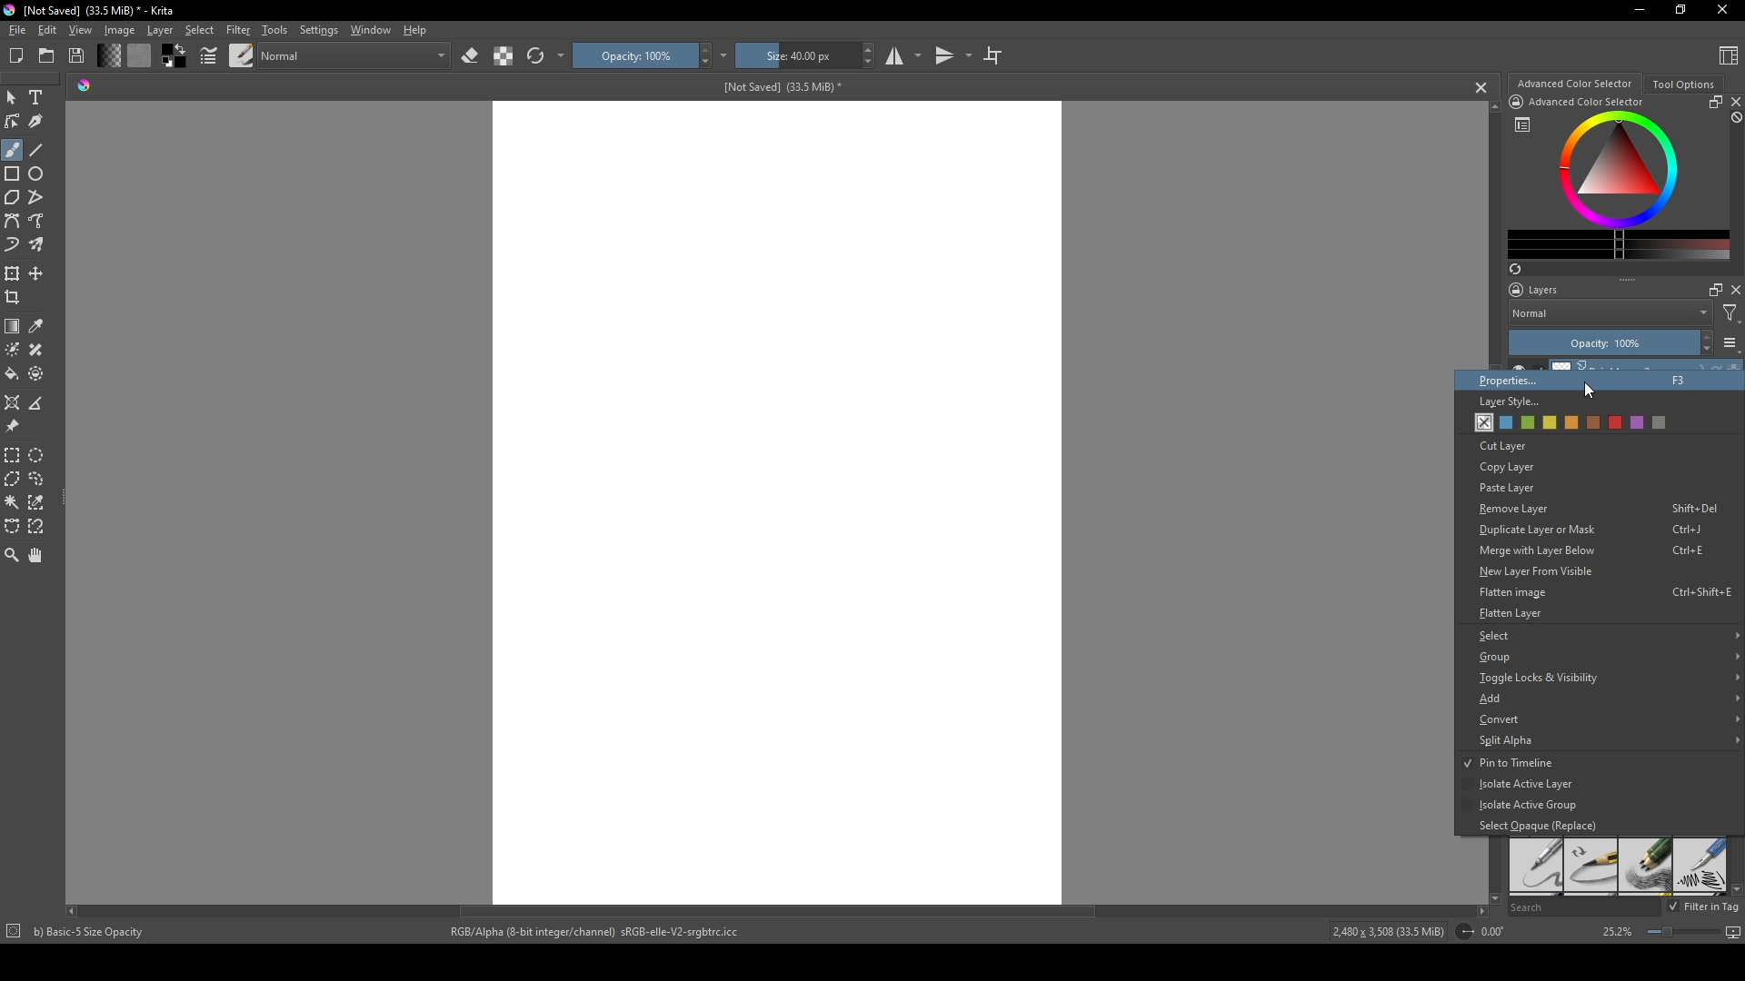 Image resolution: width=1745 pixels, height=981 pixels. I want to click on View, so click(81, 30).